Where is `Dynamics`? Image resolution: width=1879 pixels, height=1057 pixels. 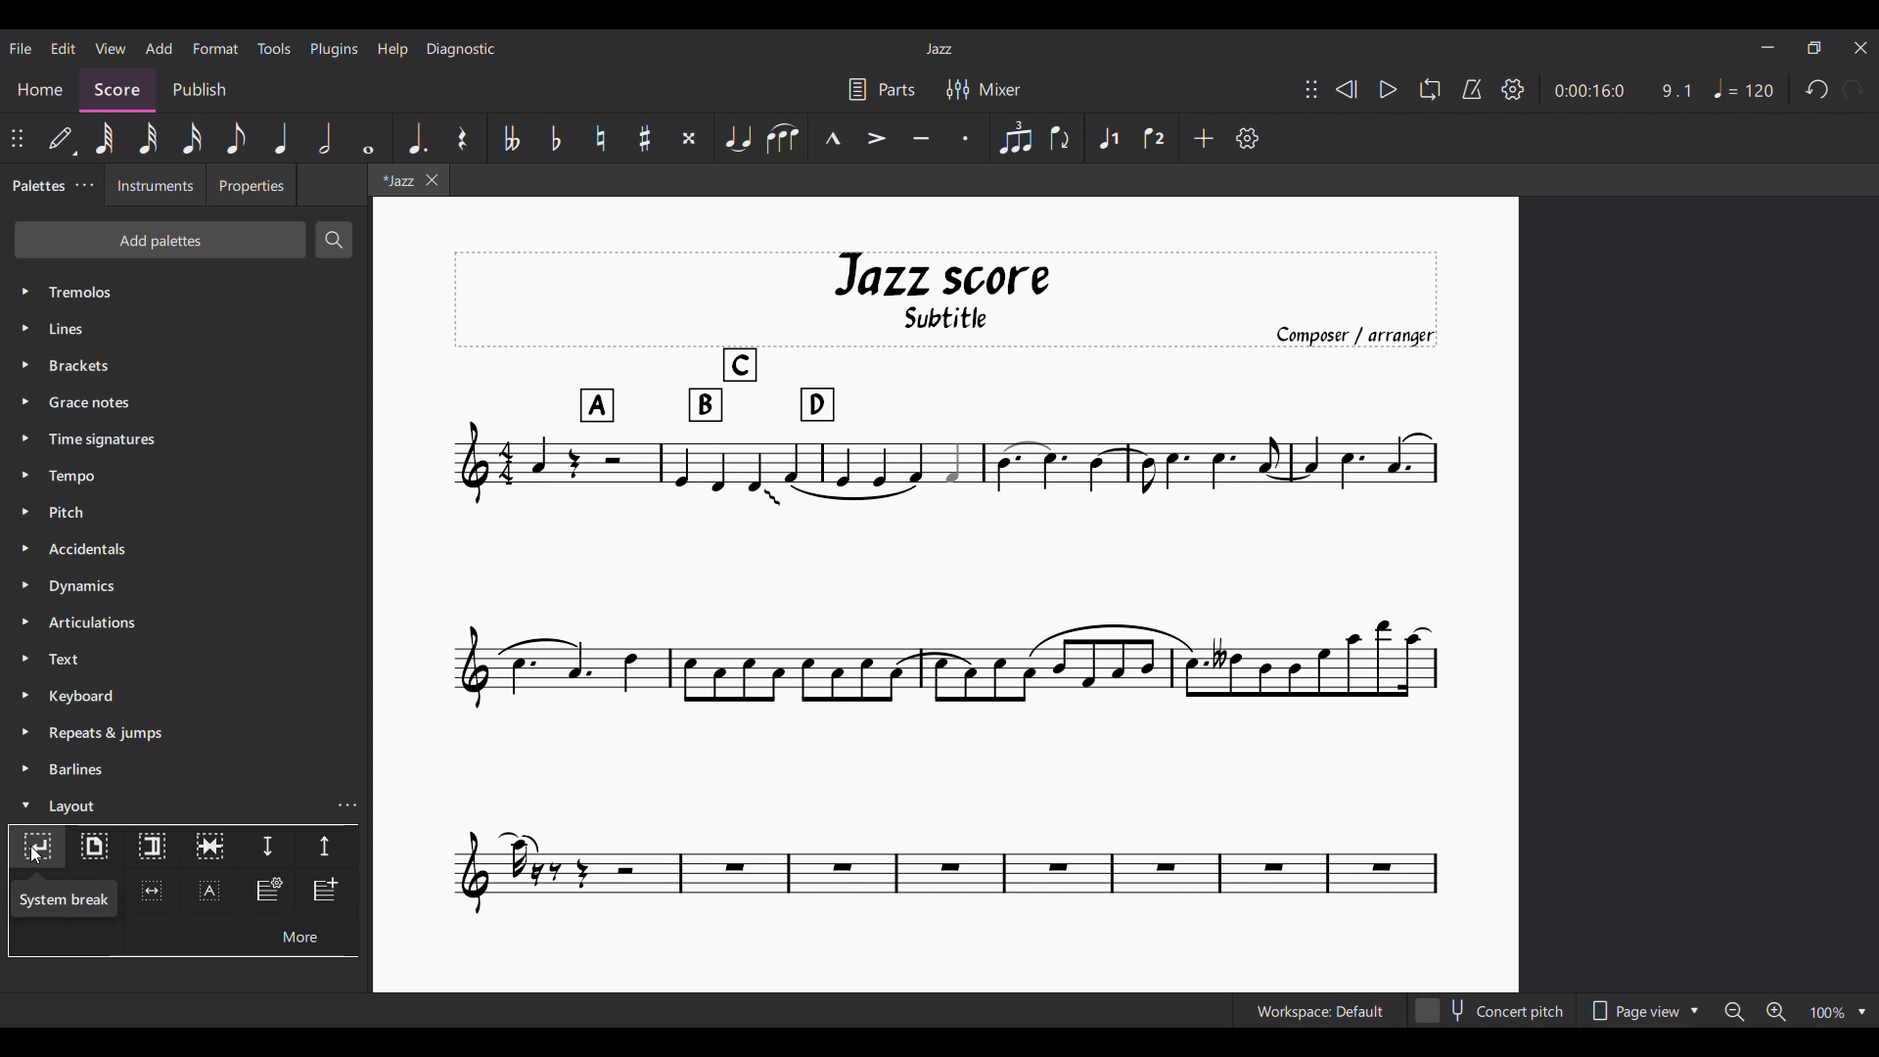
Dynamics is located at coordinates (186, 585).